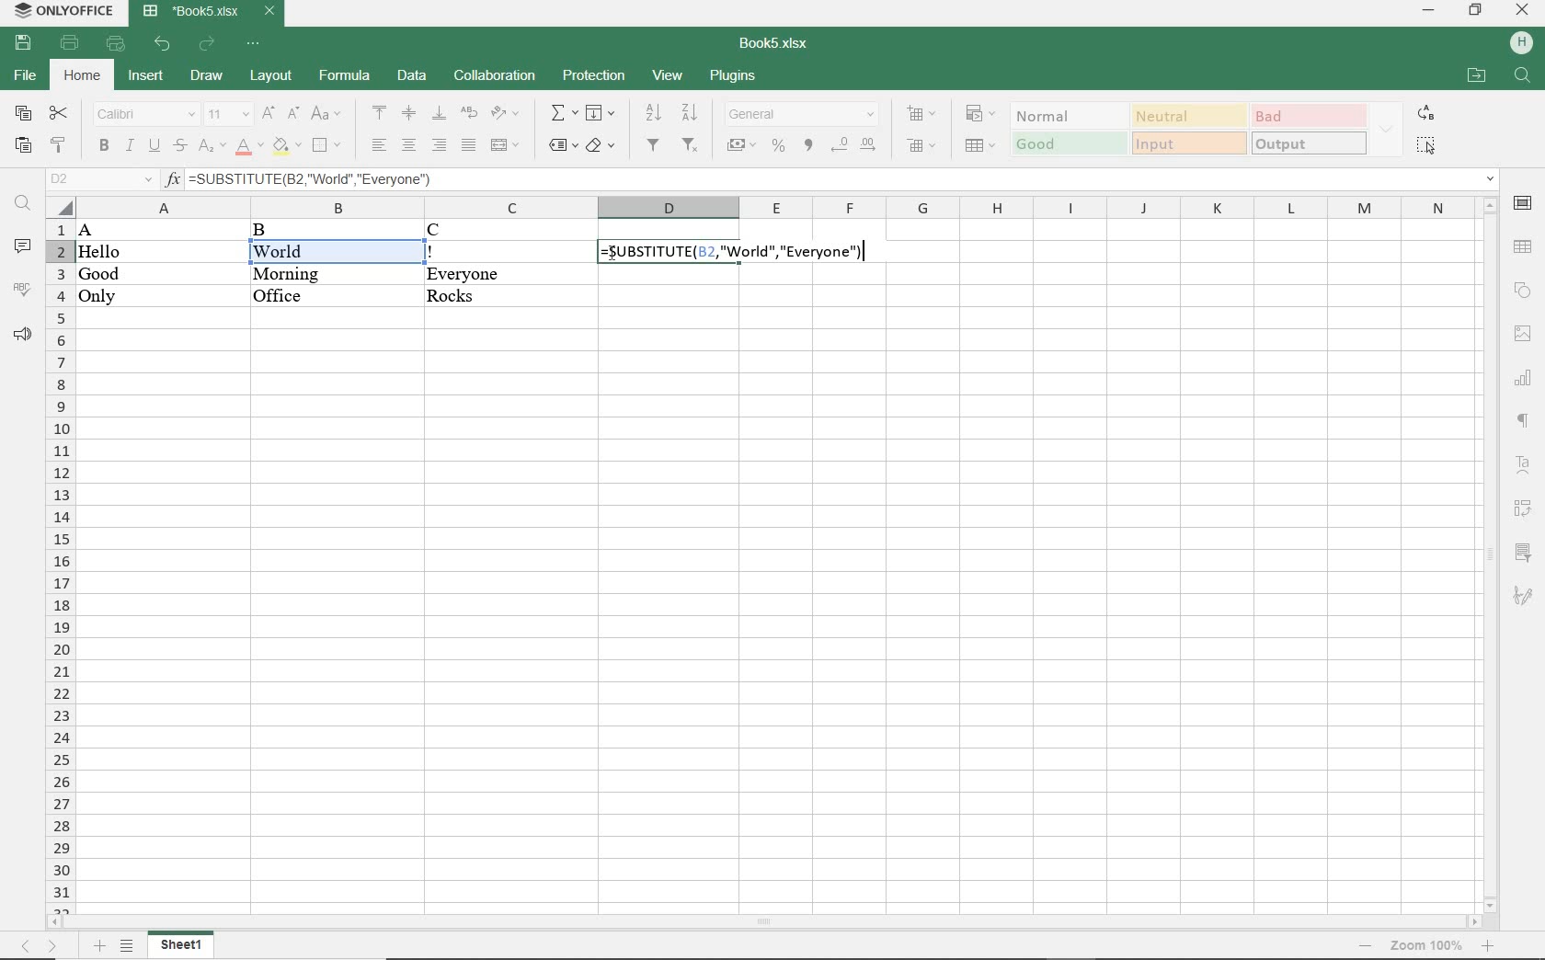 This screenshot has height=960, width=1545. I want to click on move left, so click(58, 920).